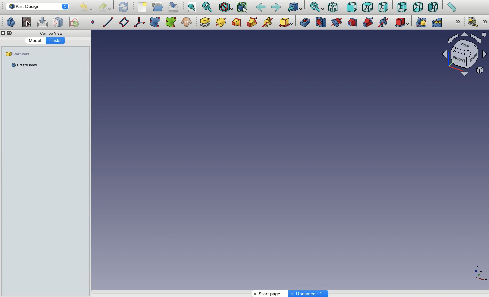 This screenshot has height=297, width=489. What do you see at coordinates (144, 8) in the screenshot?
I see `New` at bounding box center [144, 8].